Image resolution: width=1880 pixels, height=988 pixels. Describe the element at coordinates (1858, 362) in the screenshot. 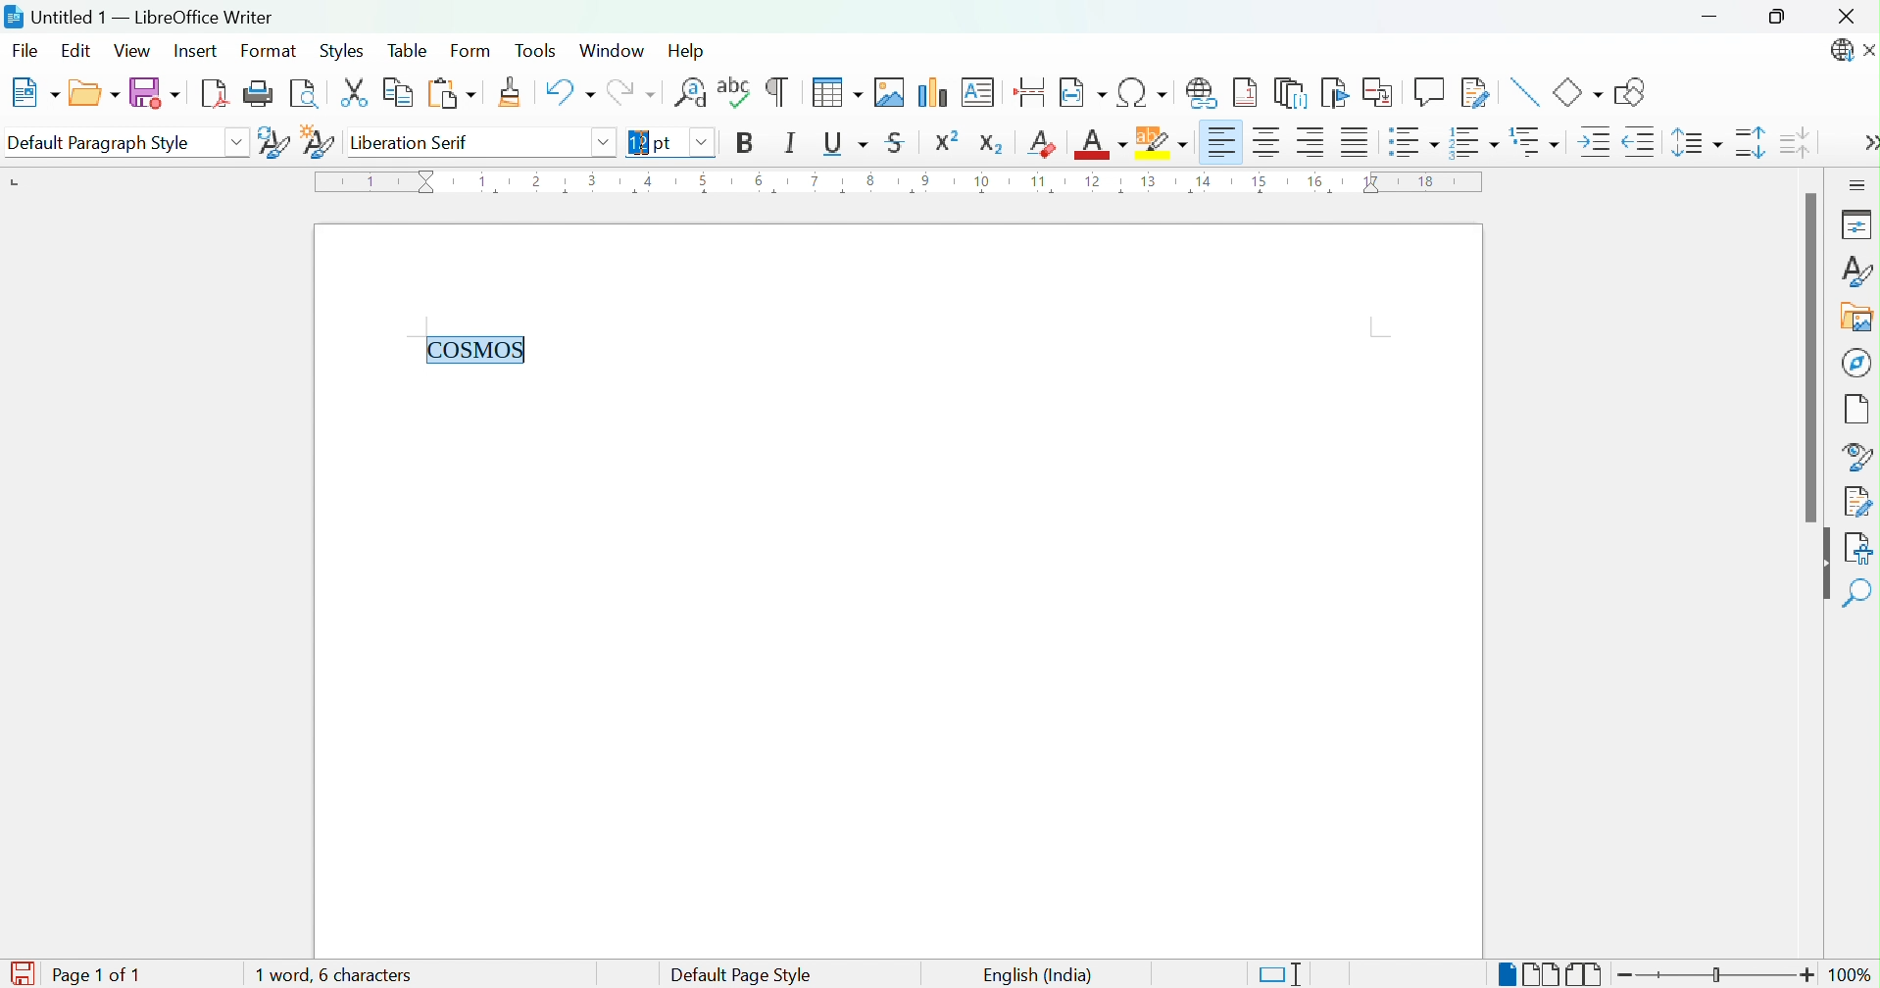

I see `Navigator` at that location.